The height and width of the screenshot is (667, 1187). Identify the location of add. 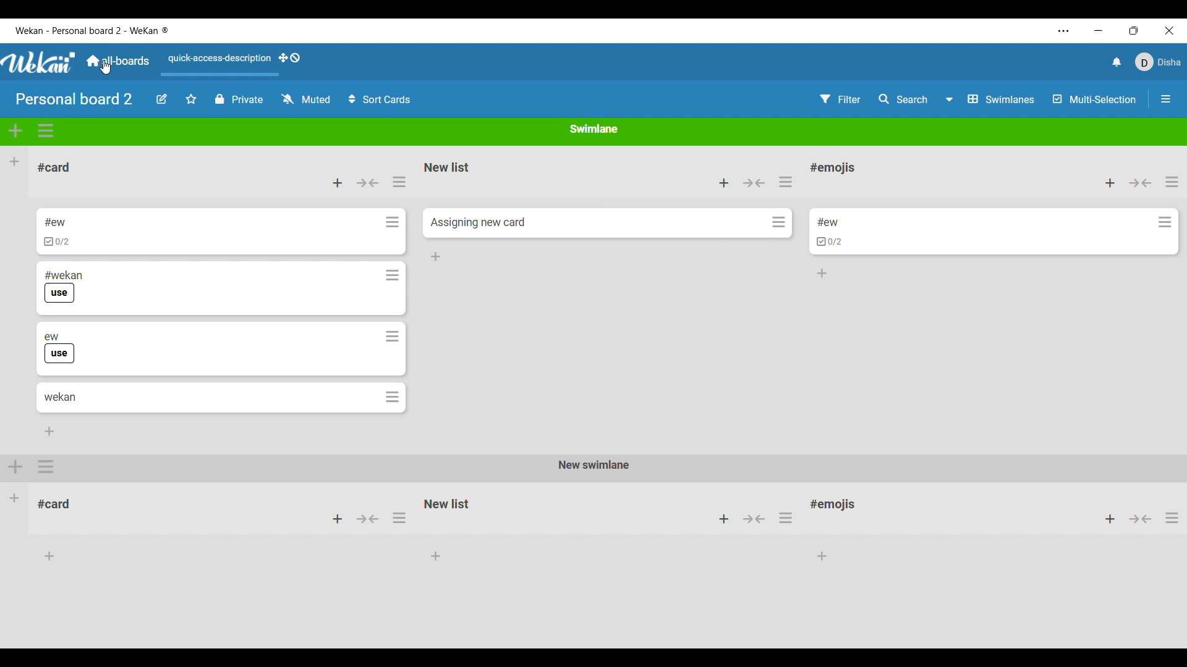
(54, 555).